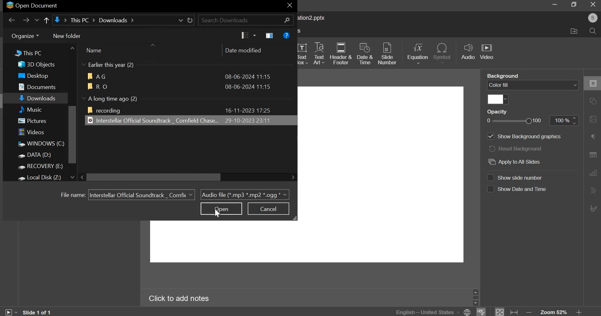  Describe the element at coordinates (248, 76) in the screenshot. I see `creation date` at that location.